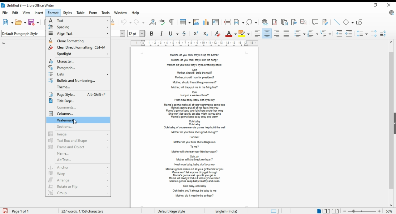  I want to click on frame and object, so click(78, 147).